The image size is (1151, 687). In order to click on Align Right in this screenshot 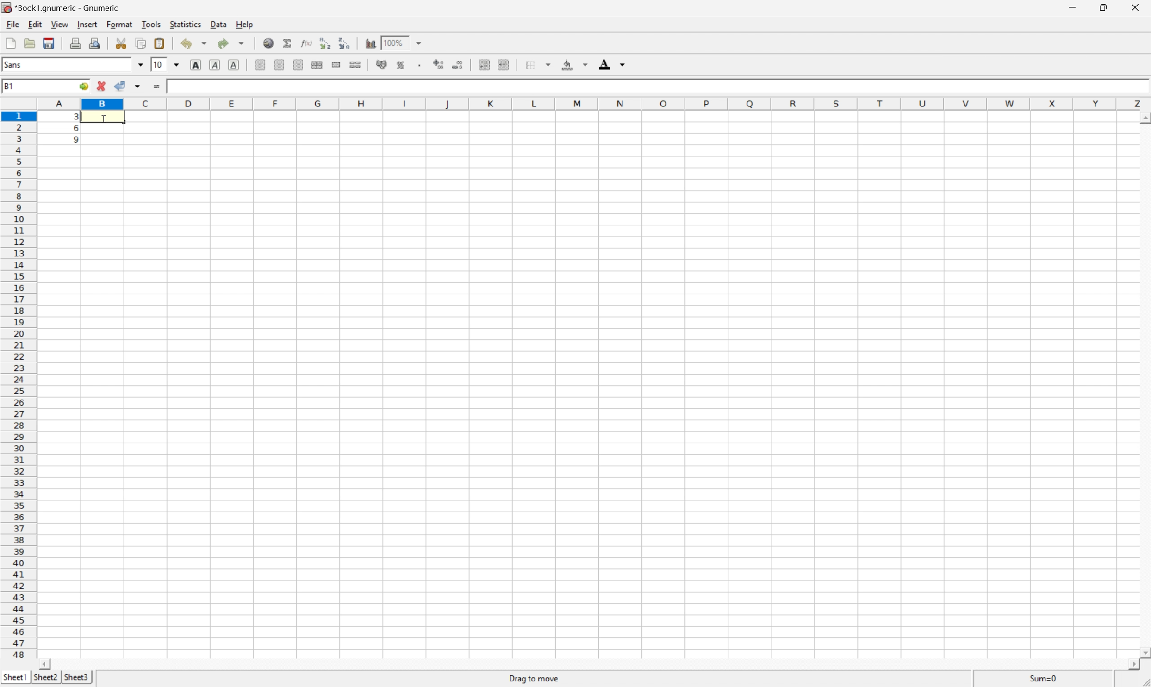, I will do `click(297, 64)`.